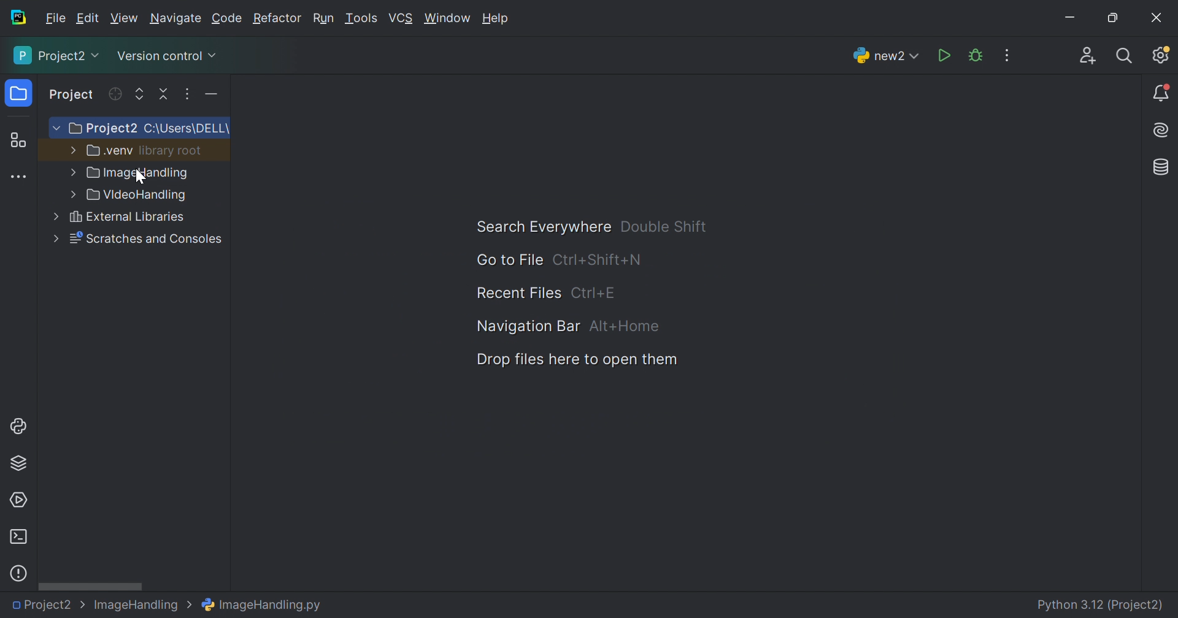  I want to click on more, so click(68, 195).